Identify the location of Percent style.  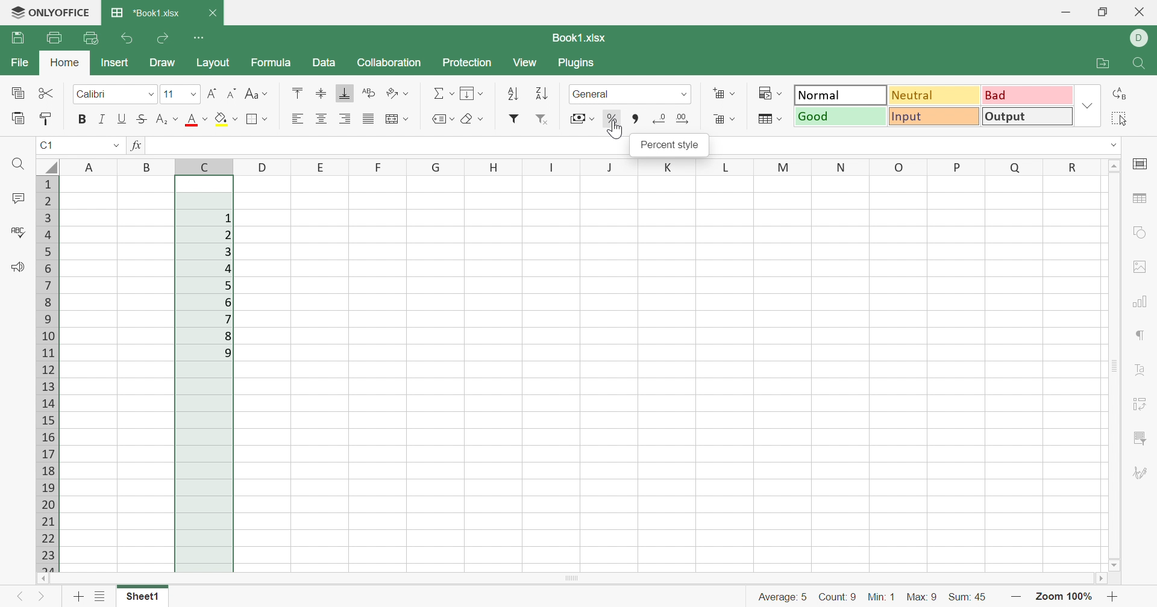
(672, 146).